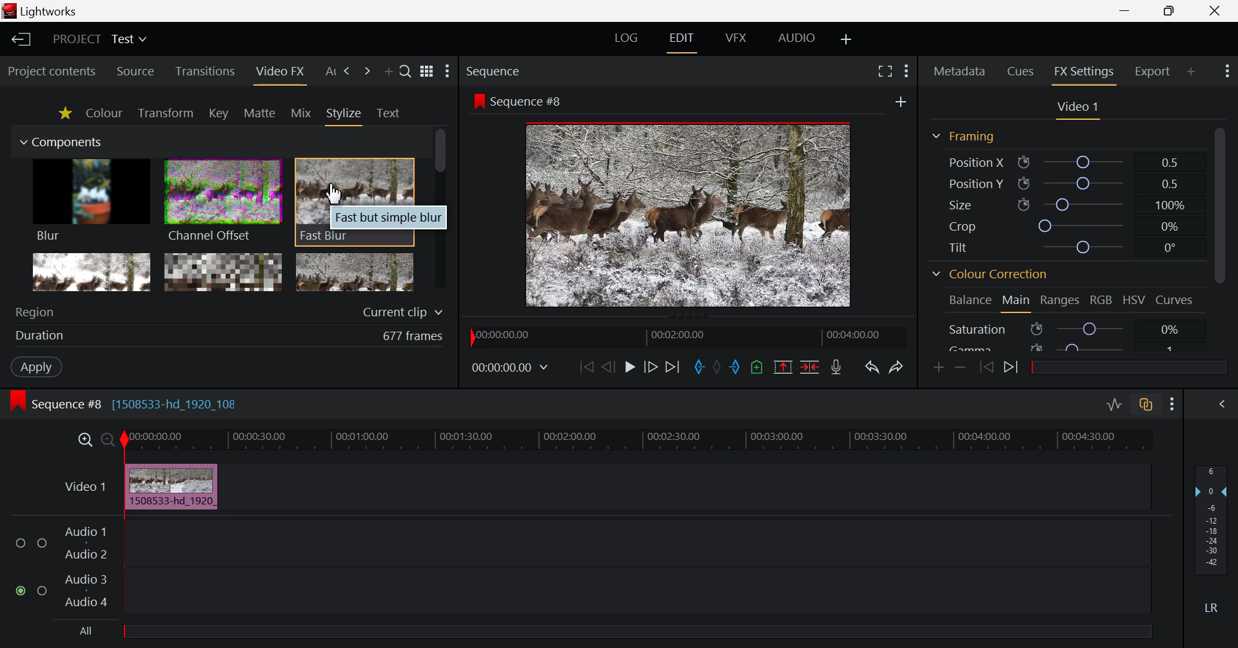  What do you see at coordinates (37, 365) in the screenshot?
I see `Apply` at bounding box center [37, 365].